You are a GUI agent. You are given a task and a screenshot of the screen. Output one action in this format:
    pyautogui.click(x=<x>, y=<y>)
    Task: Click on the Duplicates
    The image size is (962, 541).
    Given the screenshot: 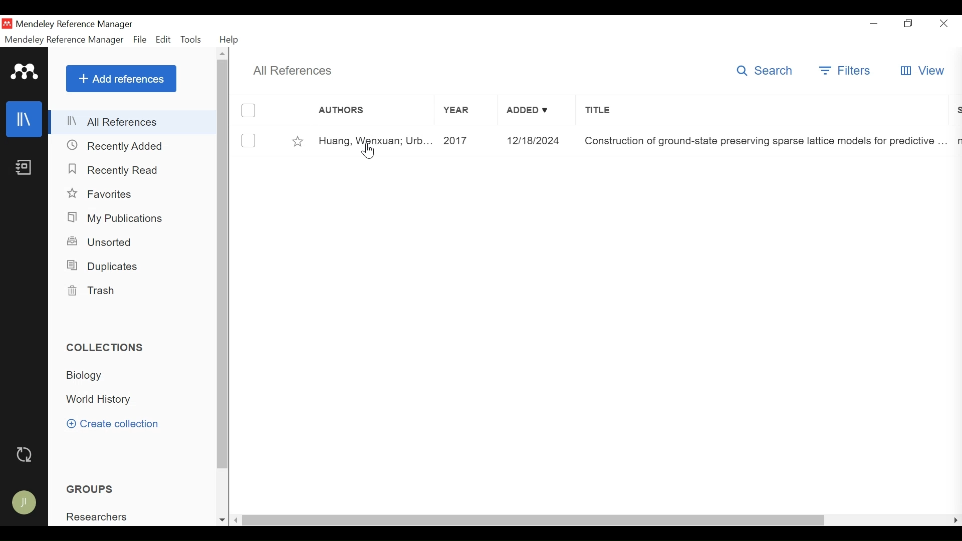 What is the action you would take?
    pyautogui.click(x=105, y=266)
    